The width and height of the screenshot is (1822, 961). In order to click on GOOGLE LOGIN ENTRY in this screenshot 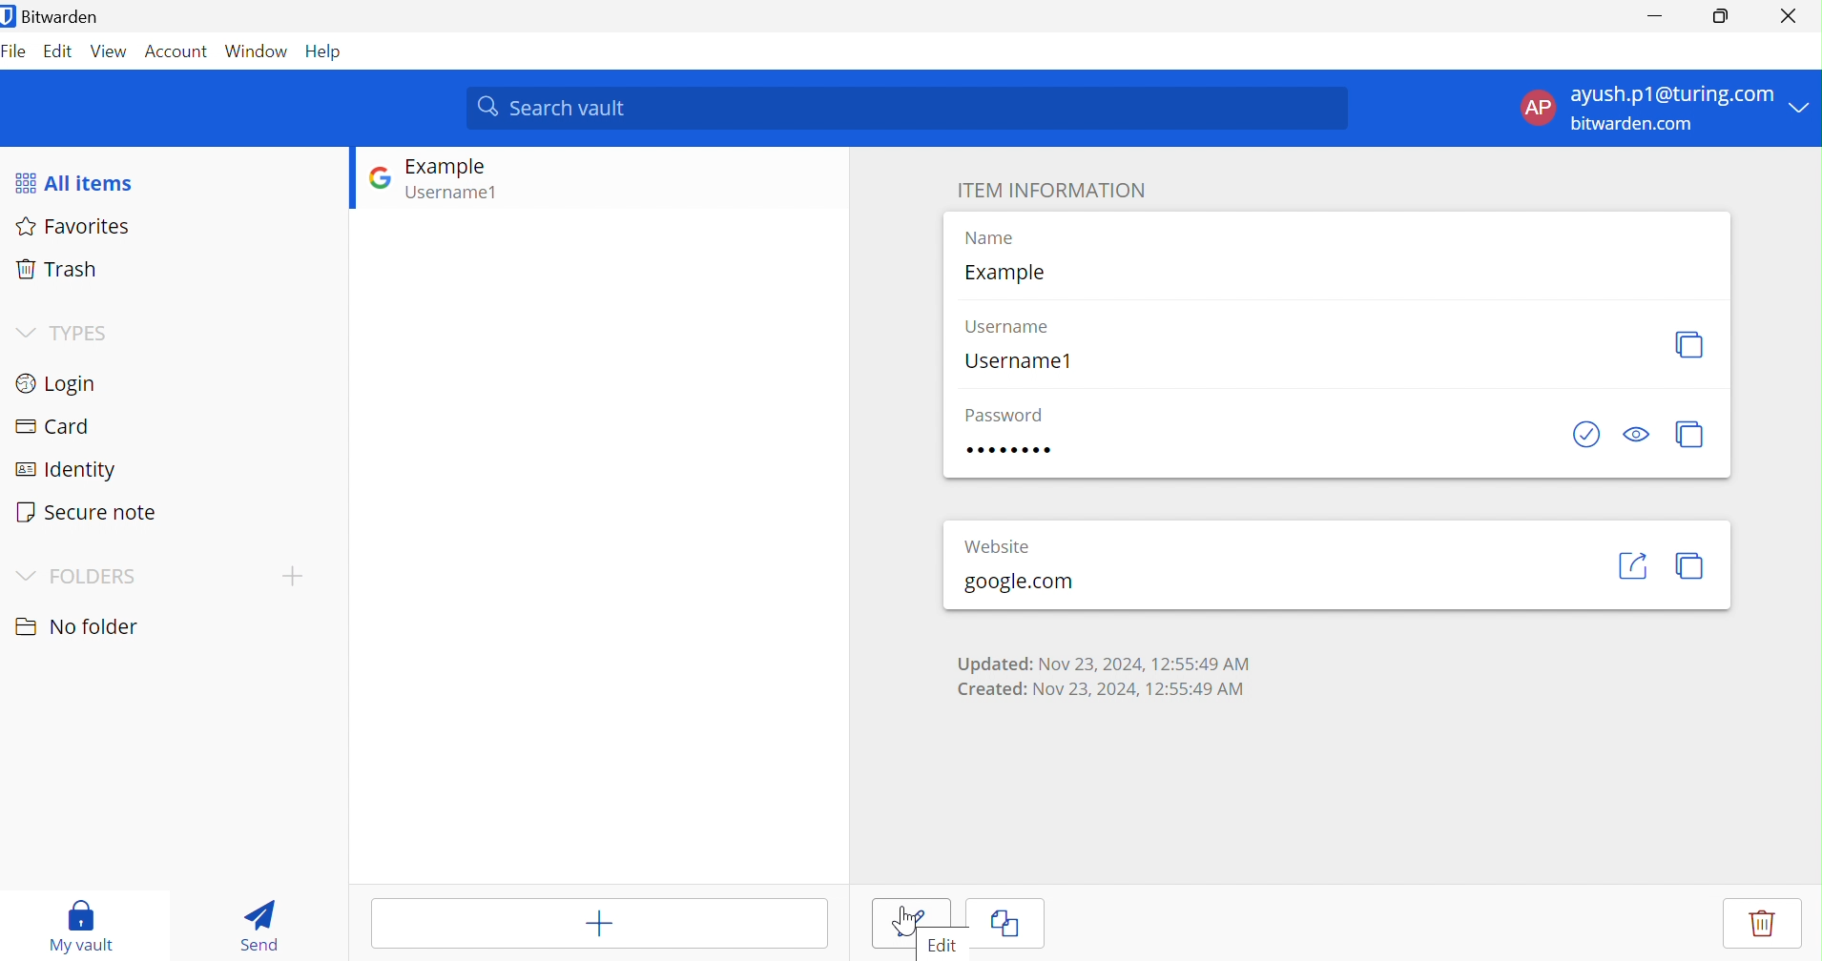, I will do `click(475, 182)`.